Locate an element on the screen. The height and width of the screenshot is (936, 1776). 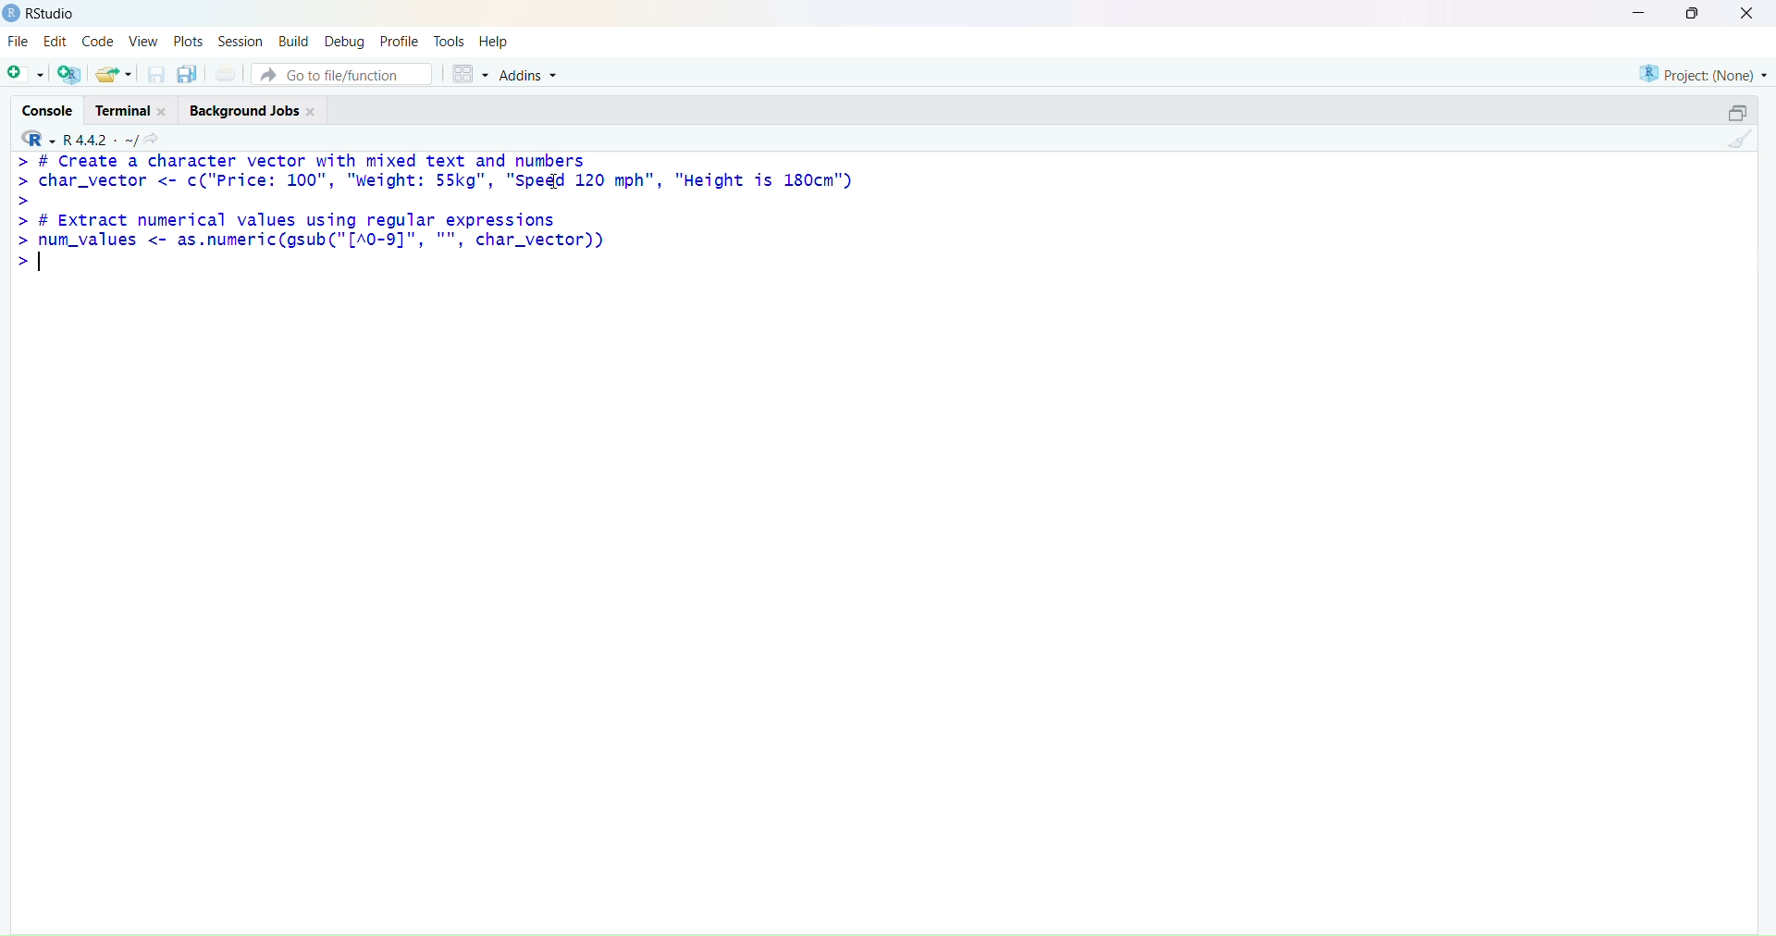
code is located at coordinates (97, 42).